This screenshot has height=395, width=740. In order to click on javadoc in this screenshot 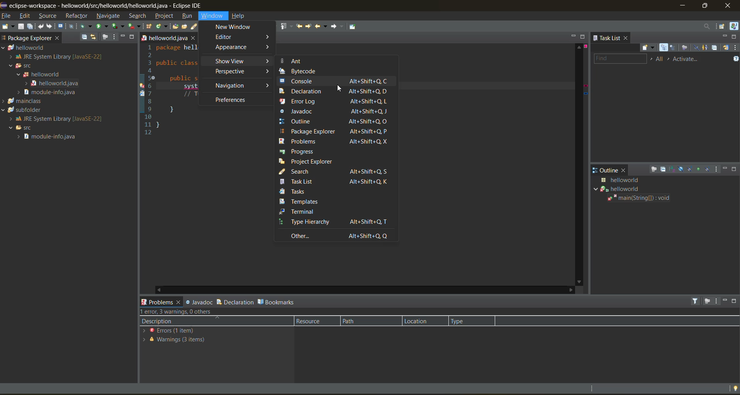, I will do `click(199, 302)`.